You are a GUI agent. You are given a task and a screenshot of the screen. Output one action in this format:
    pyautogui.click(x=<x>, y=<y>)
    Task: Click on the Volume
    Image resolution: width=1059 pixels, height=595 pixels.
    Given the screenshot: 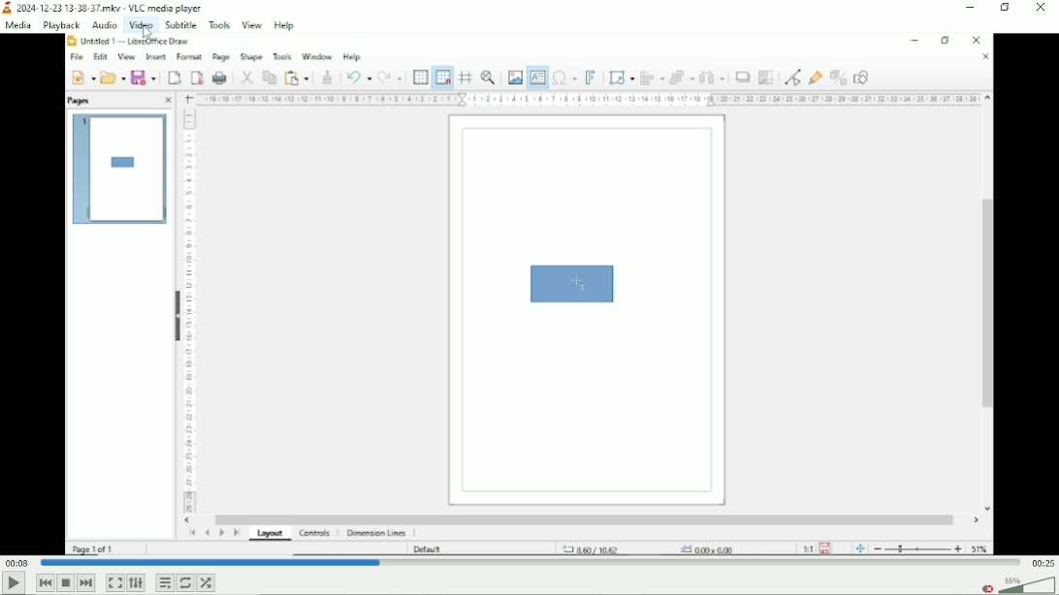 What is the action you would take?
    pyautogui.click(x=1017, y=585)
    